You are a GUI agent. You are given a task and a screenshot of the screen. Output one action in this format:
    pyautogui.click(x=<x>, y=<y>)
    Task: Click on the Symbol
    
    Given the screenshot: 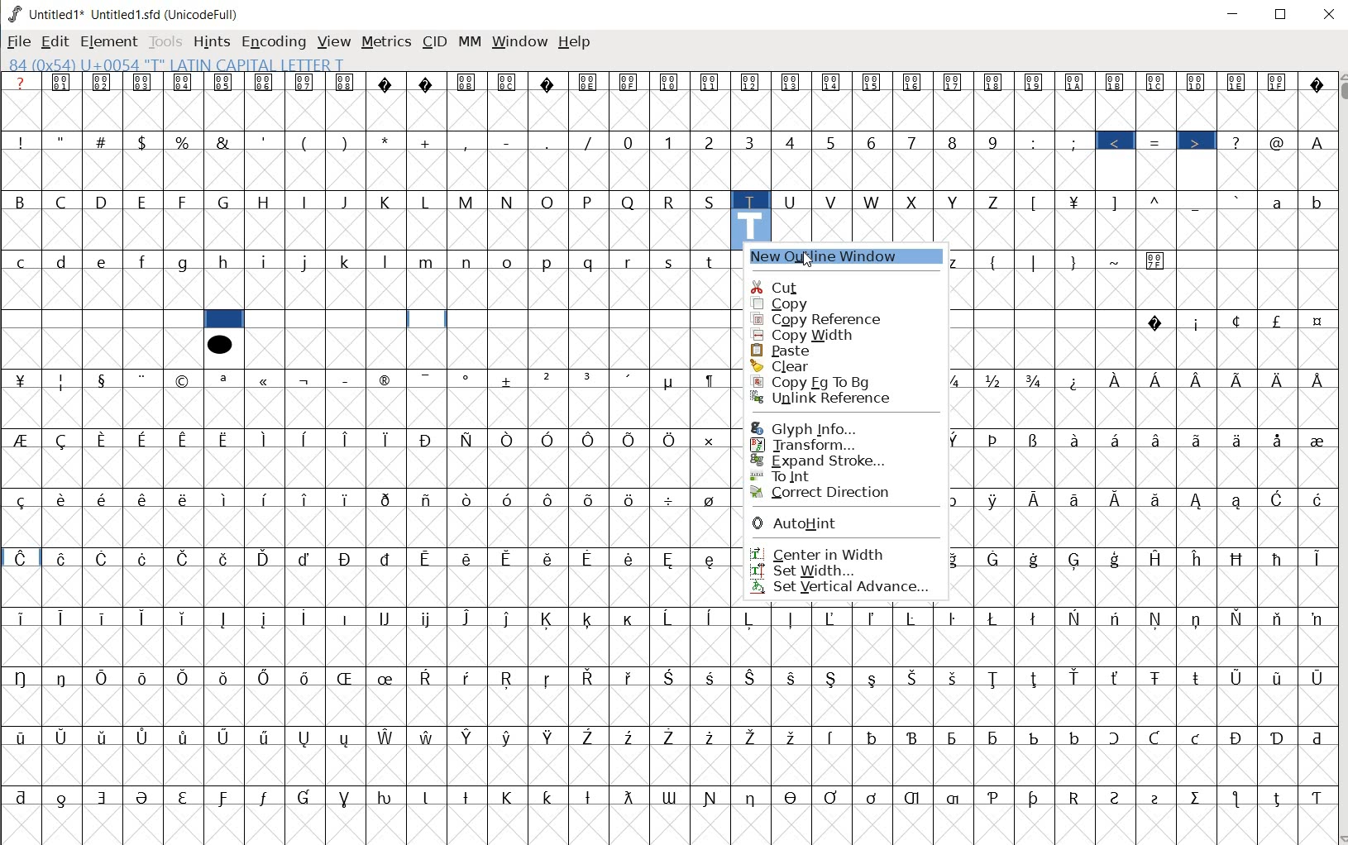 What is the action you would take?
    pyautogui.click(x=956, y=737)
    